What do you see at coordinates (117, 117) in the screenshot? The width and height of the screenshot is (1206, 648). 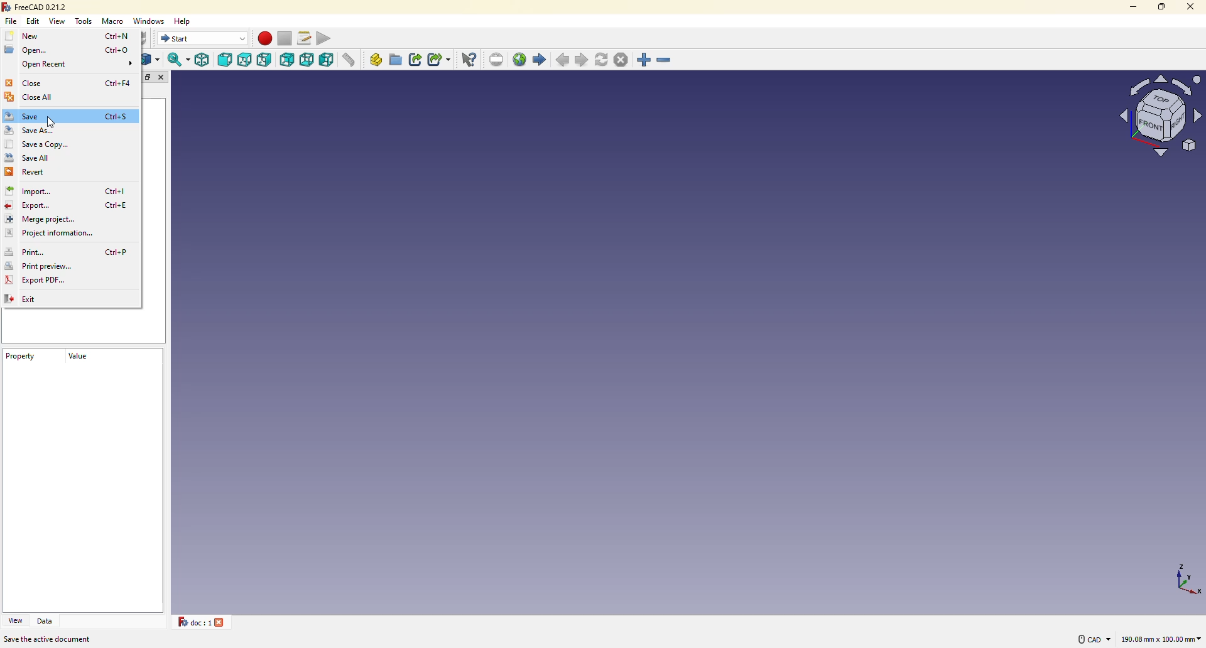 I see `ctrl+s` at bounding box center [117, 117].